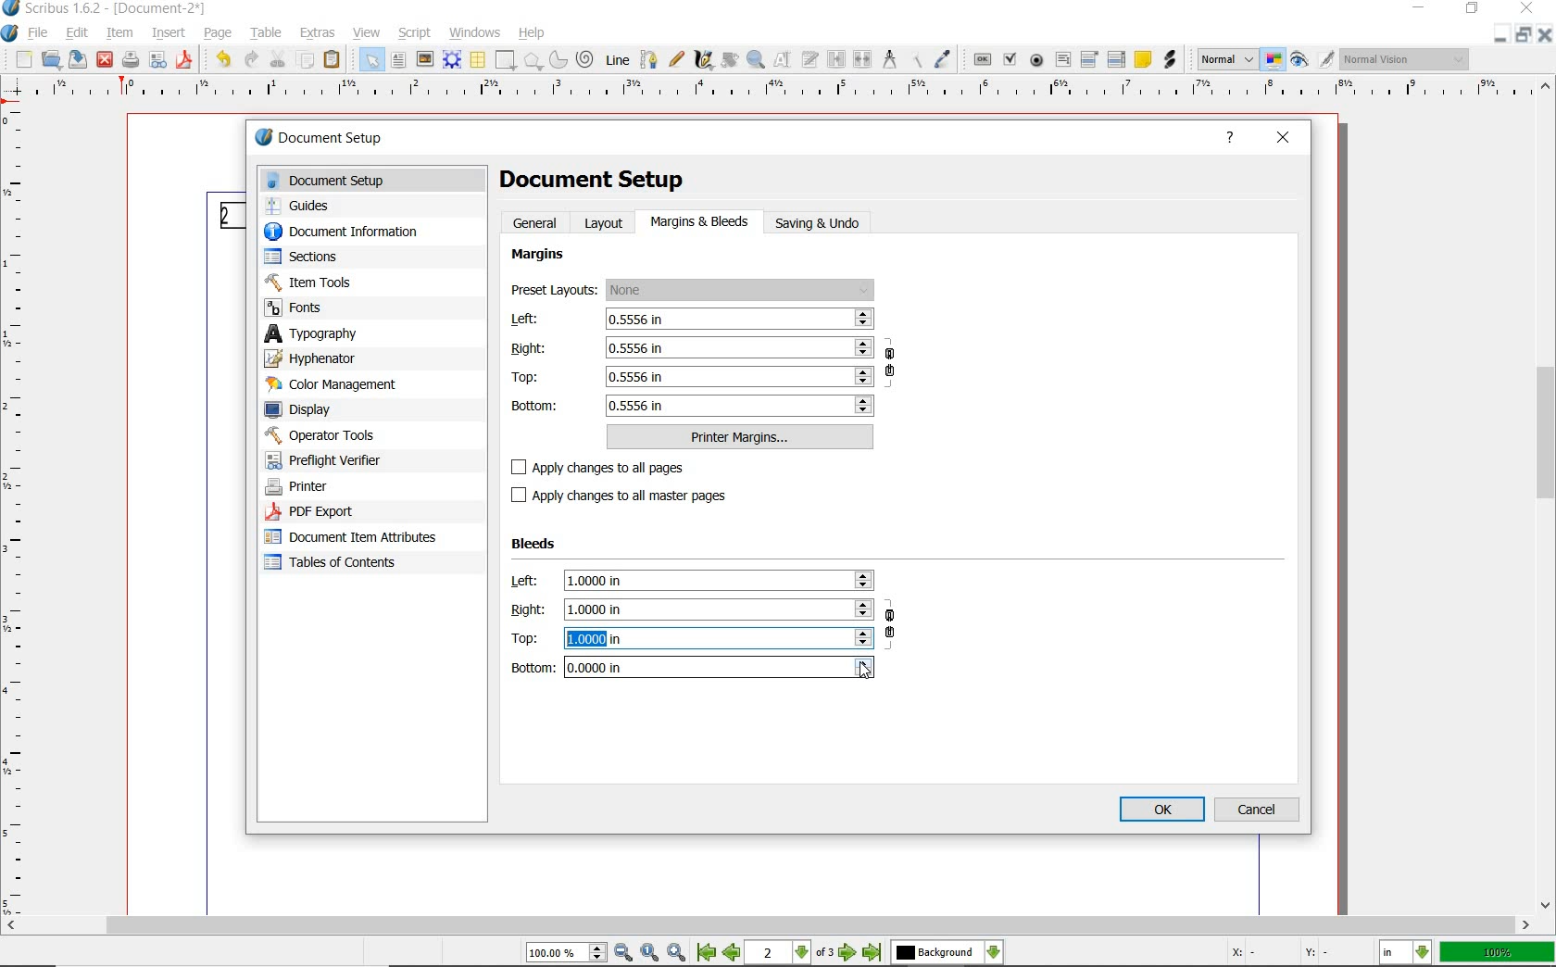  What do you see at coordinates (1498, 953) in the screenshot?
I see `zoom factor 100%` at bounding box center [1498, 953].